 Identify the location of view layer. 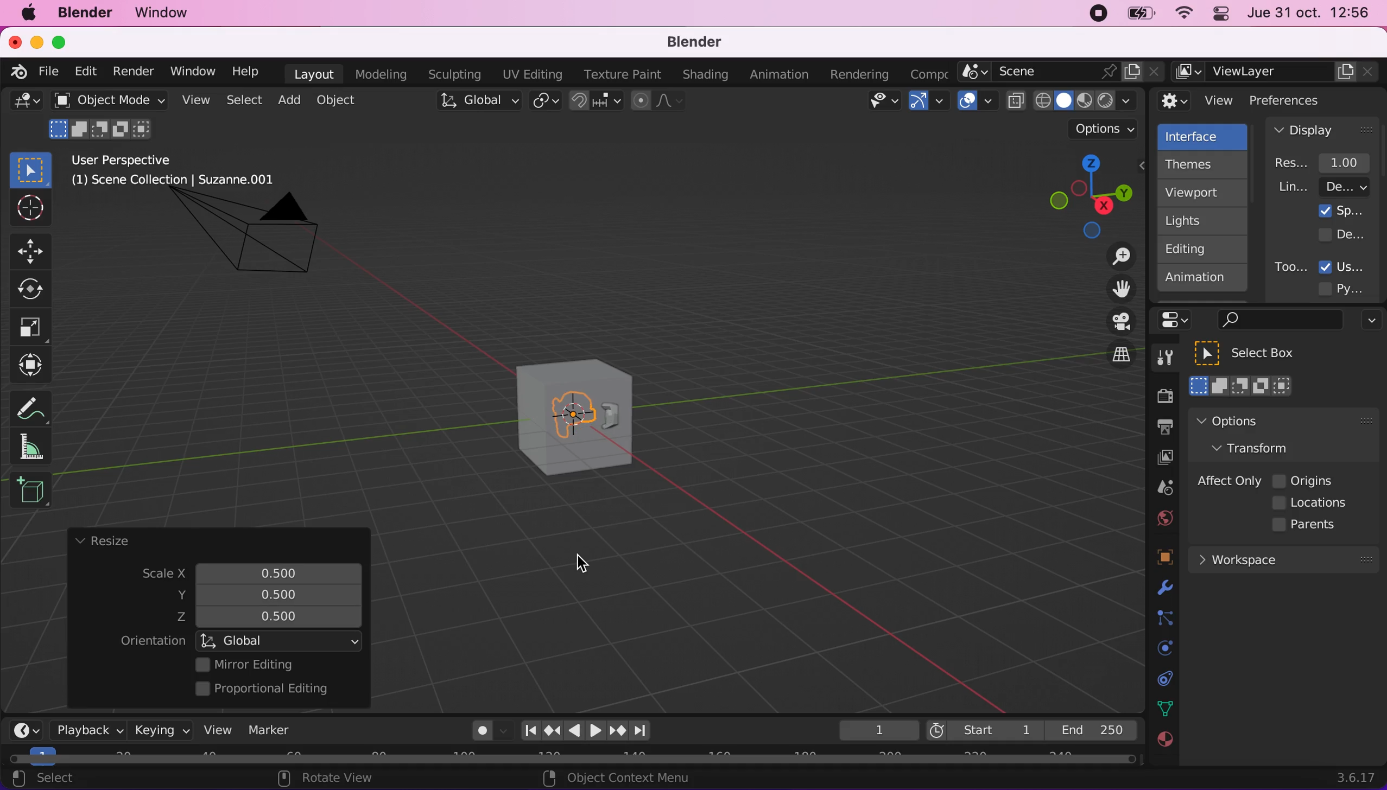
(1277, 72).